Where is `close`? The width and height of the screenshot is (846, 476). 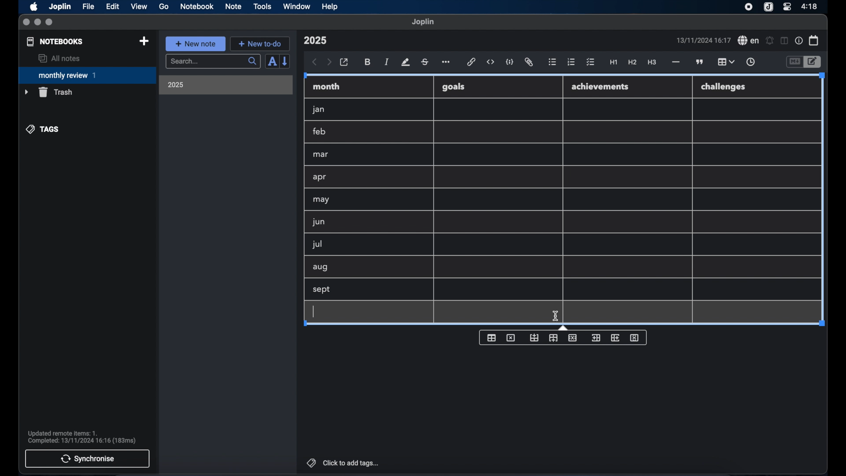 close is located at coordinates (26, 22).